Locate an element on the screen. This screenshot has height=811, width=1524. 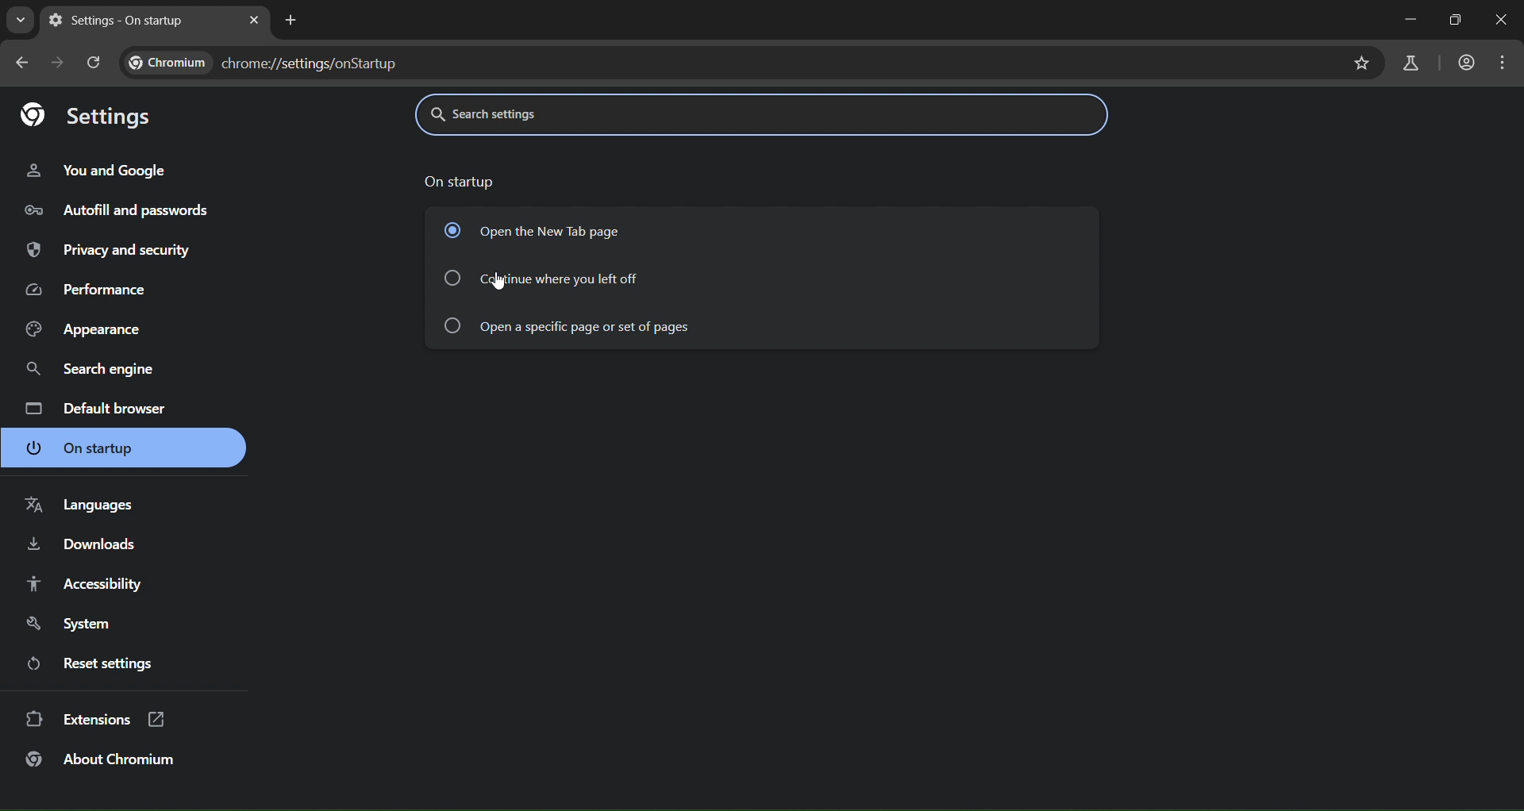
you and google  is located at coordinates (99, 173).